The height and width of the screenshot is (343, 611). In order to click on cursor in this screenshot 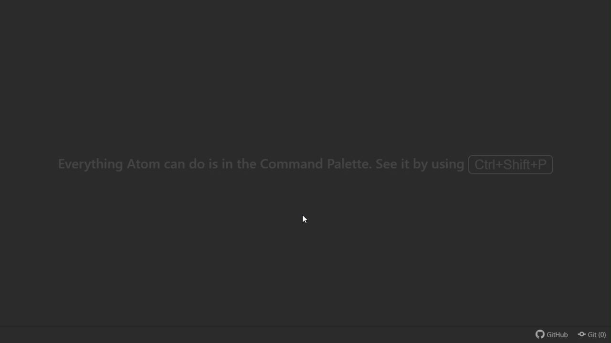, I will do `click(301, 219)`.